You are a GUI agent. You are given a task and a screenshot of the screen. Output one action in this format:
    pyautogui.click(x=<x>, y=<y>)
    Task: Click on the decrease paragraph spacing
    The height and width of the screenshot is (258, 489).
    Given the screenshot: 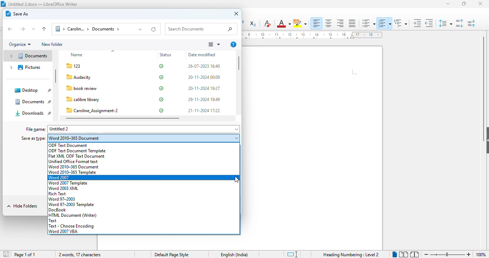 What is the action you would take?
    pyautogui.click(x=472, y=23)
    